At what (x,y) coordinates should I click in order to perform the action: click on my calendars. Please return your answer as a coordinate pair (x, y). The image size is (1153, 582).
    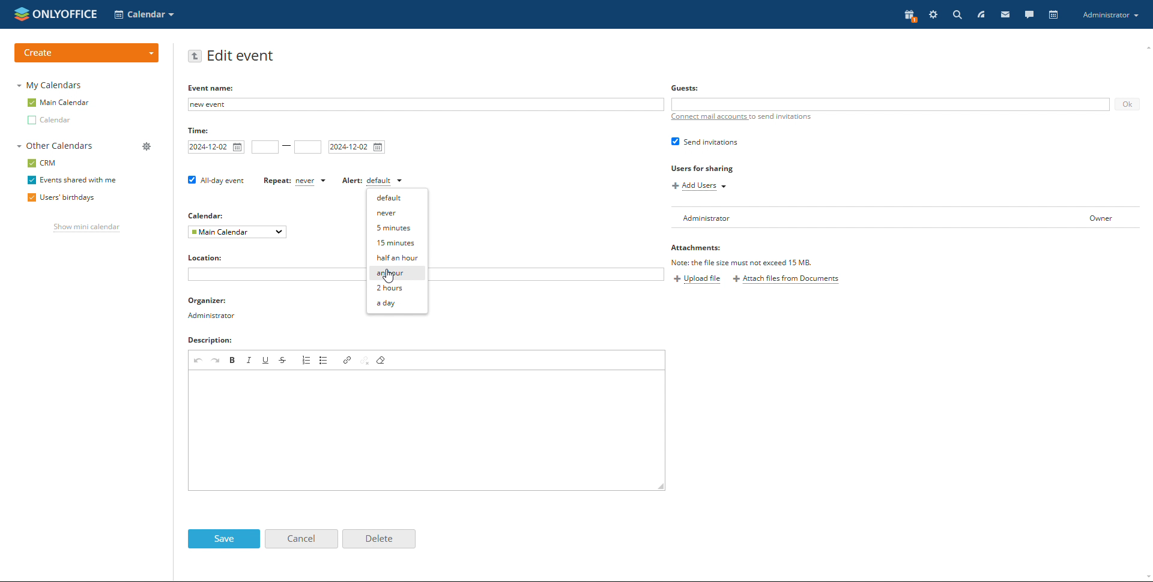
    Looking at the image, I should click on (52, 85).